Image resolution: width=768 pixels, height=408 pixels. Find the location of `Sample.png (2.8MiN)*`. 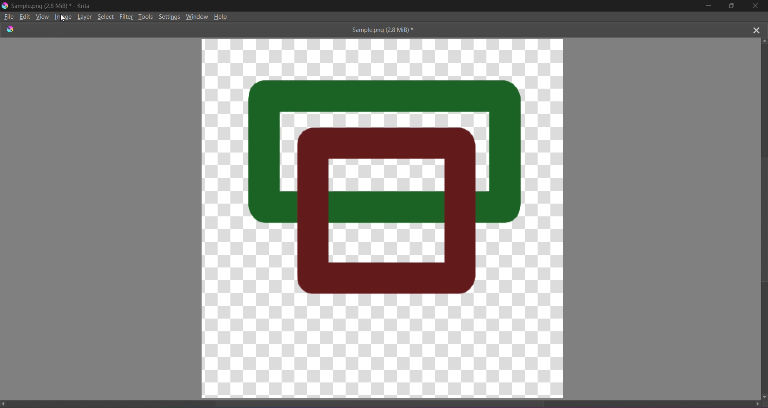

Sample.png (2.8MiN)* is located at coordinates (380, 30).